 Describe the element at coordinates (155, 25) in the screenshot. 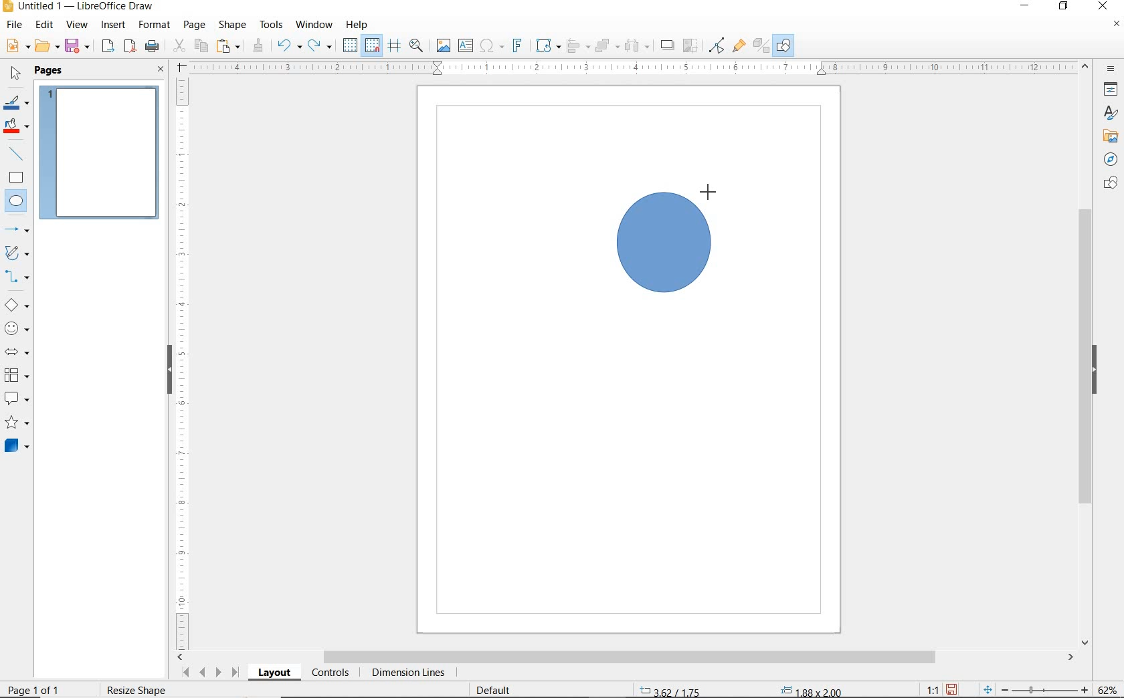

I see `FORMAT` at that location.